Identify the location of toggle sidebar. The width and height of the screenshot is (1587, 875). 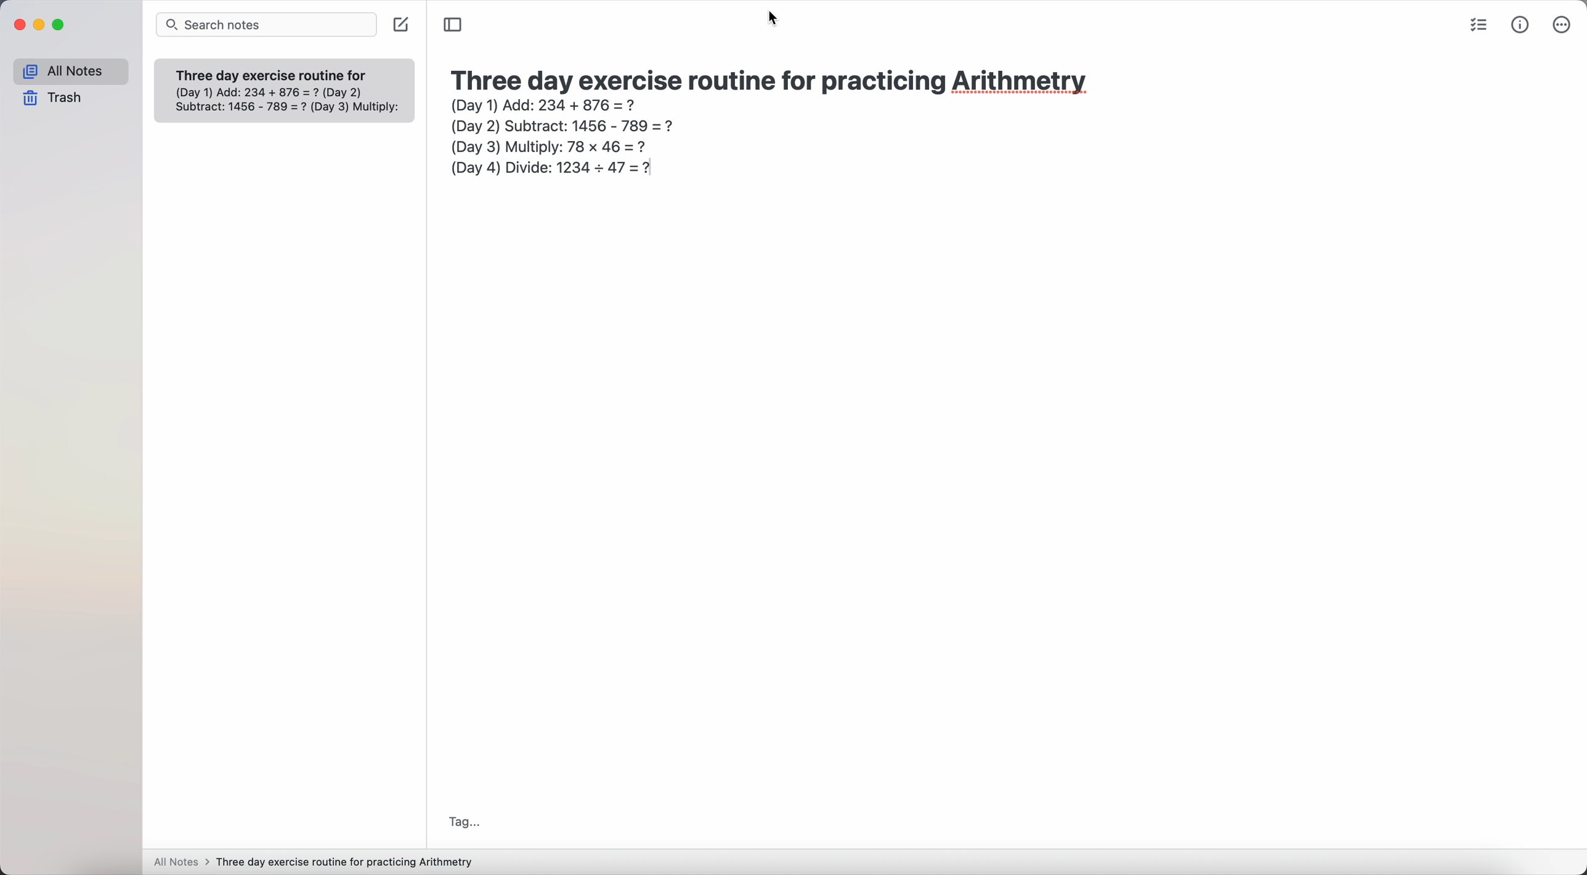
(453, 23).